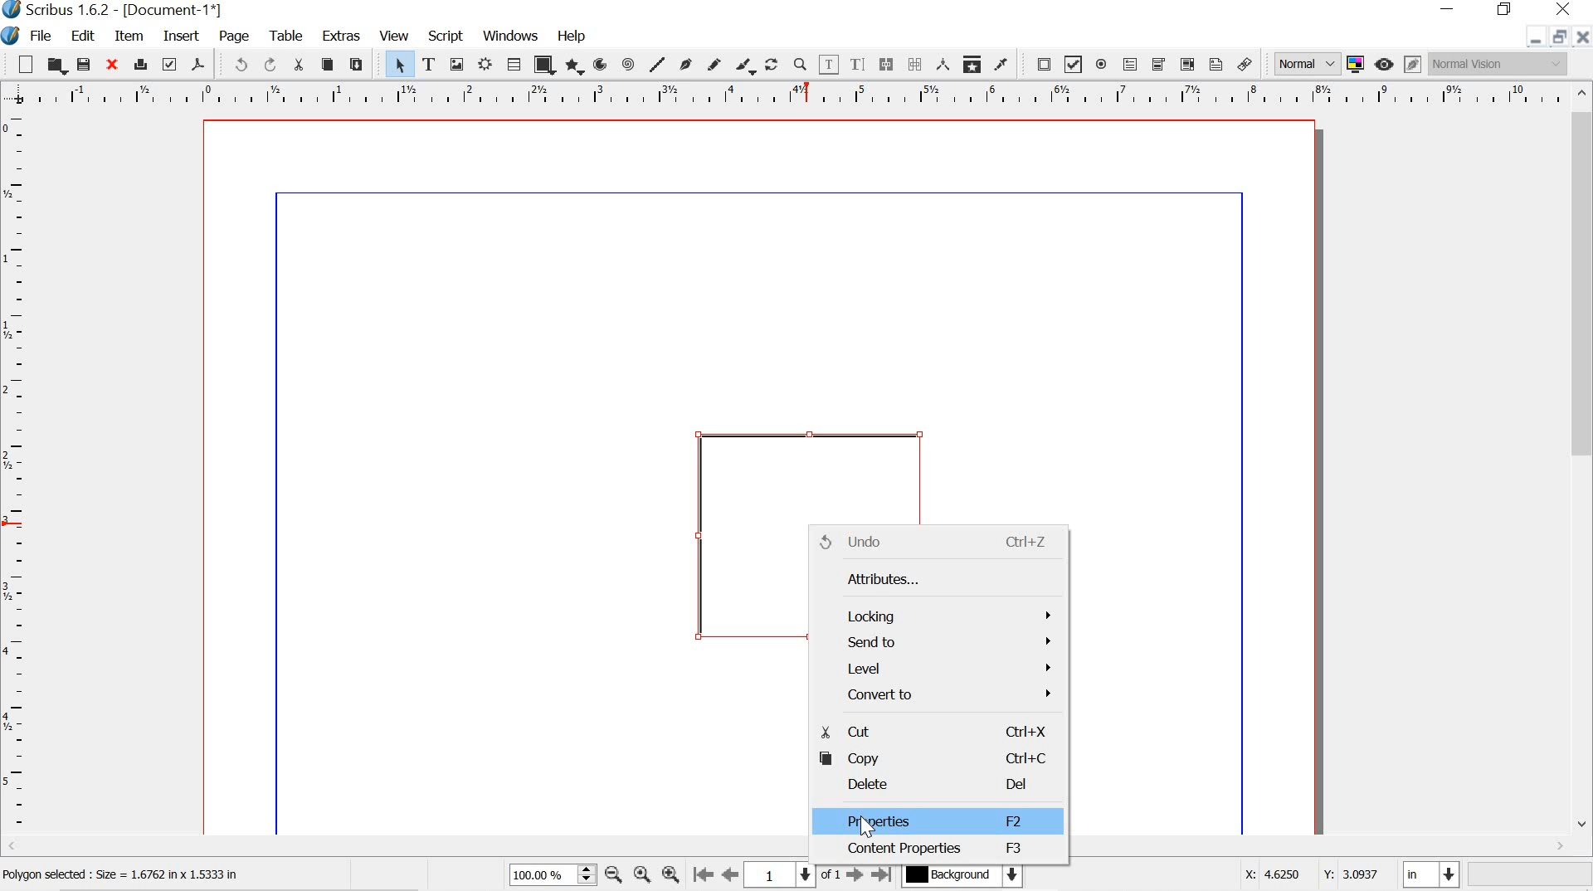 The height and width of the screenshot is (891, 1593). Describe the element at coordinates (934, 852) in the screenshot. I see `content properties` at that location.